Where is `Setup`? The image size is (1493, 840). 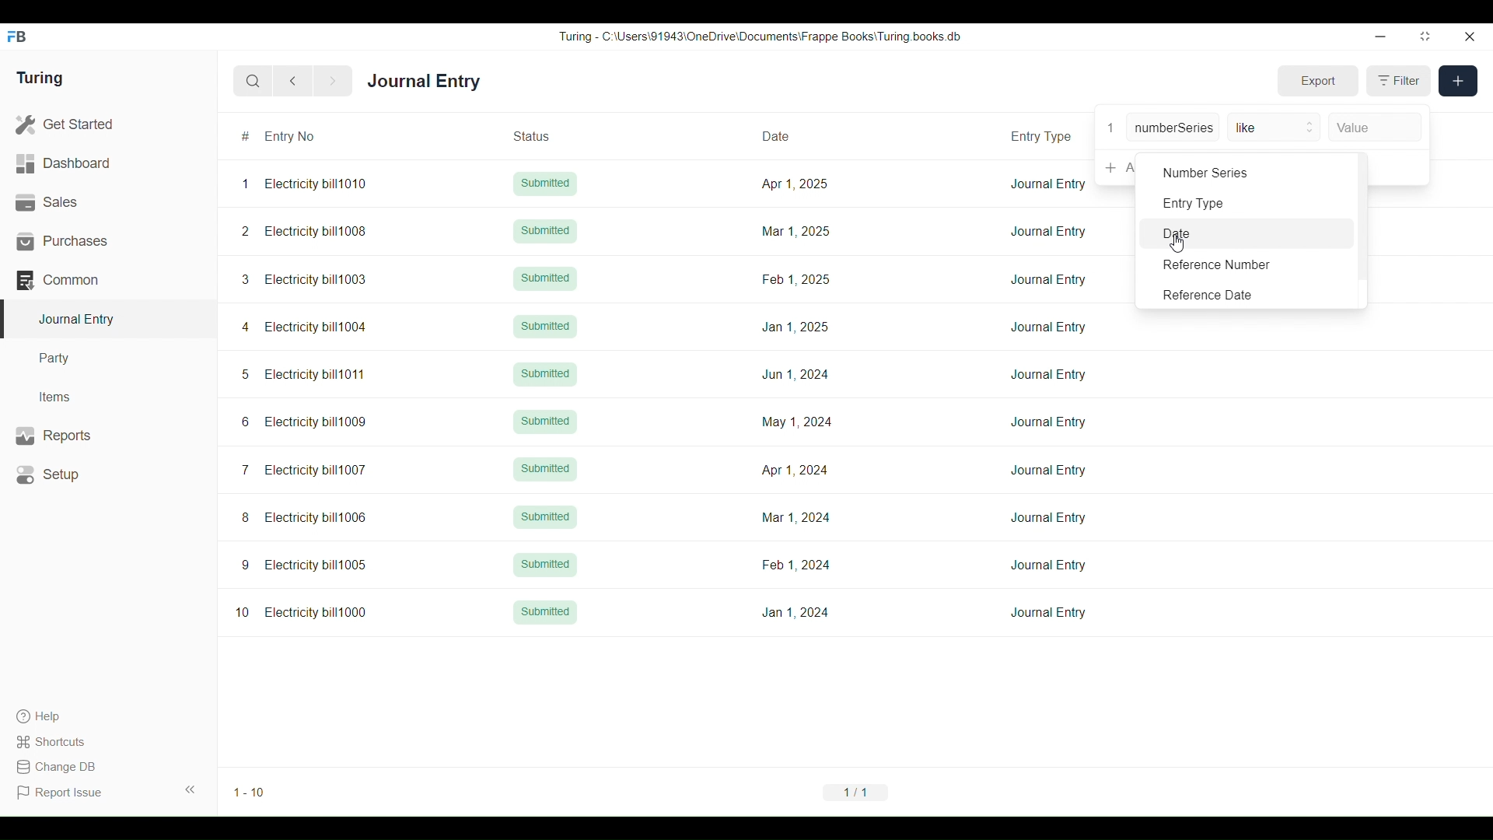
Setup is located at coordinates (109, 474).